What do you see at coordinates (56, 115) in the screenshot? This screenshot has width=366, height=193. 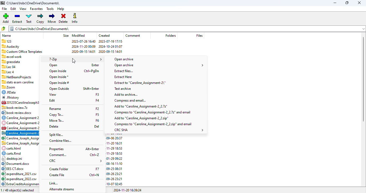 I see `copy to` at bounding box center [56, 115].